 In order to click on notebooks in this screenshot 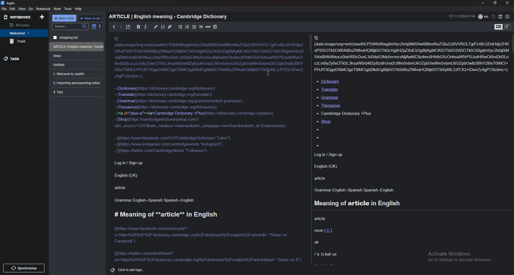, I will do `click(17, 17)`.